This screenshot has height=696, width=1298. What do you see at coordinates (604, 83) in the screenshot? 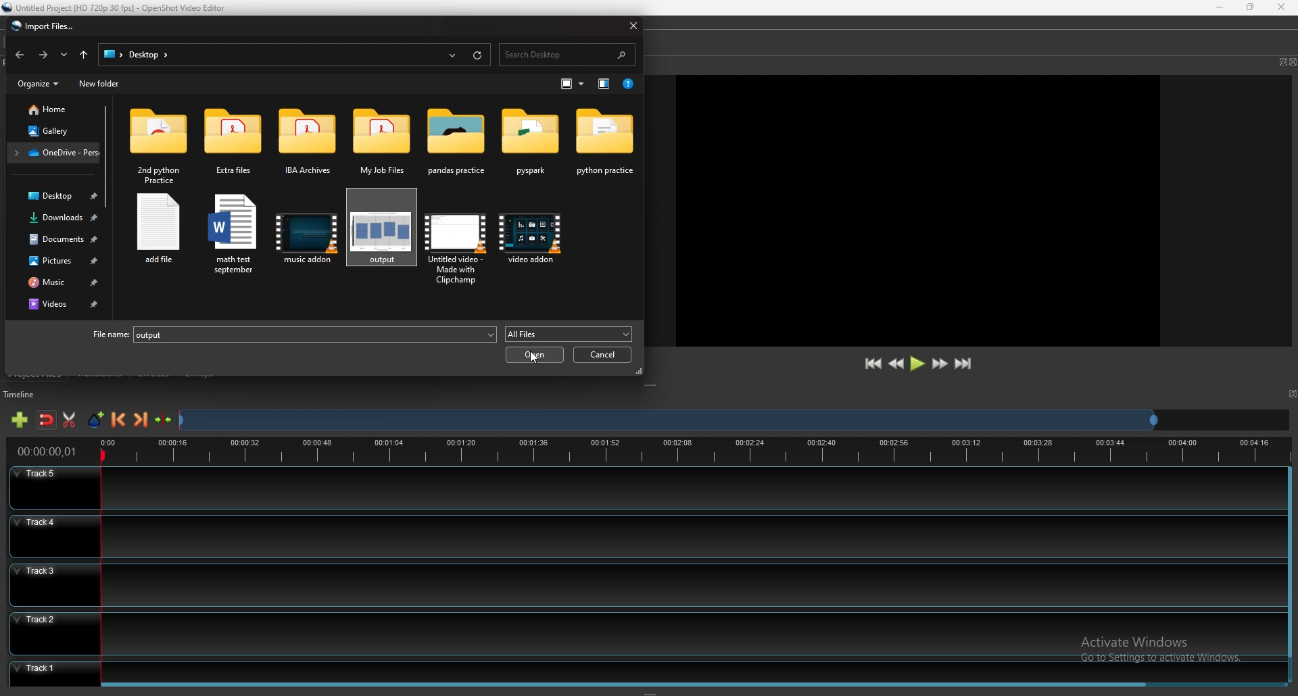
I see `show preview pane` at bounding box center [604, 83].